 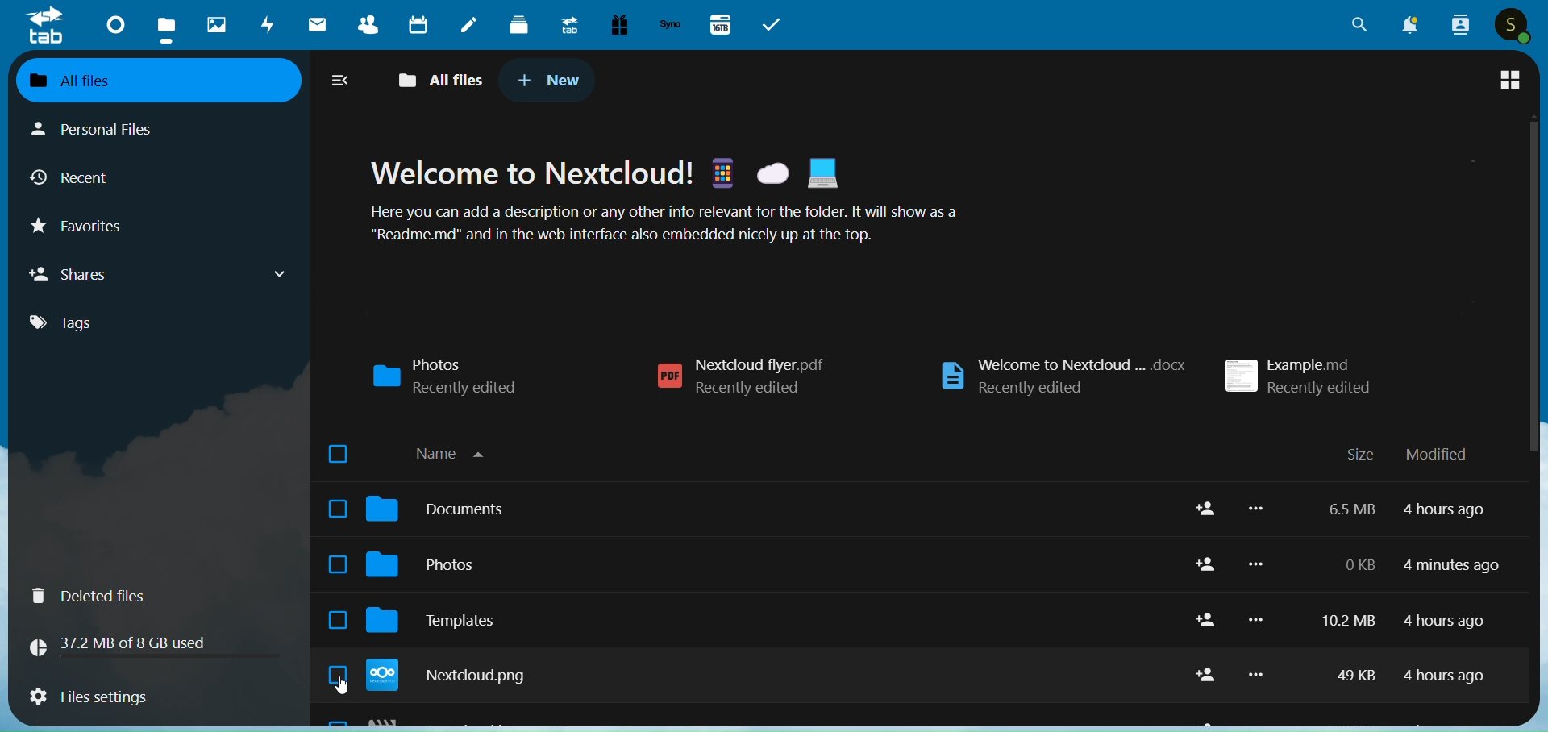 I want to click on all files, so click(x=161, y=81).